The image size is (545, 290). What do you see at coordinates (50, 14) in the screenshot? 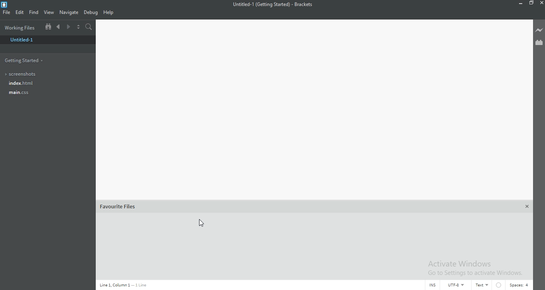
I see `View` at bounding box center [50, 14].